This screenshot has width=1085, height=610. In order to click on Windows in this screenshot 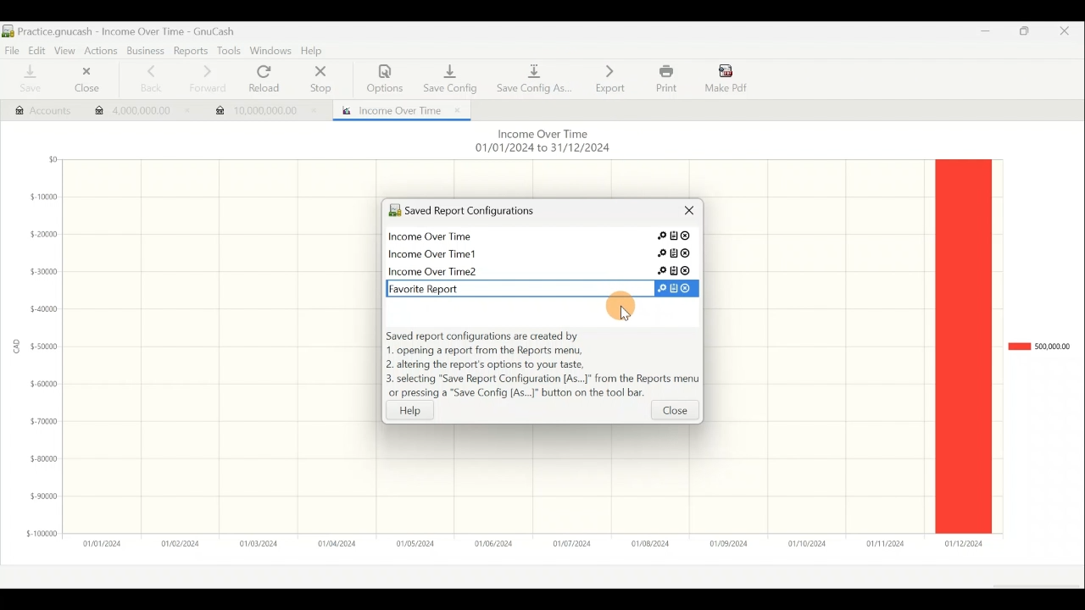, I will do `click(271, 52)`.